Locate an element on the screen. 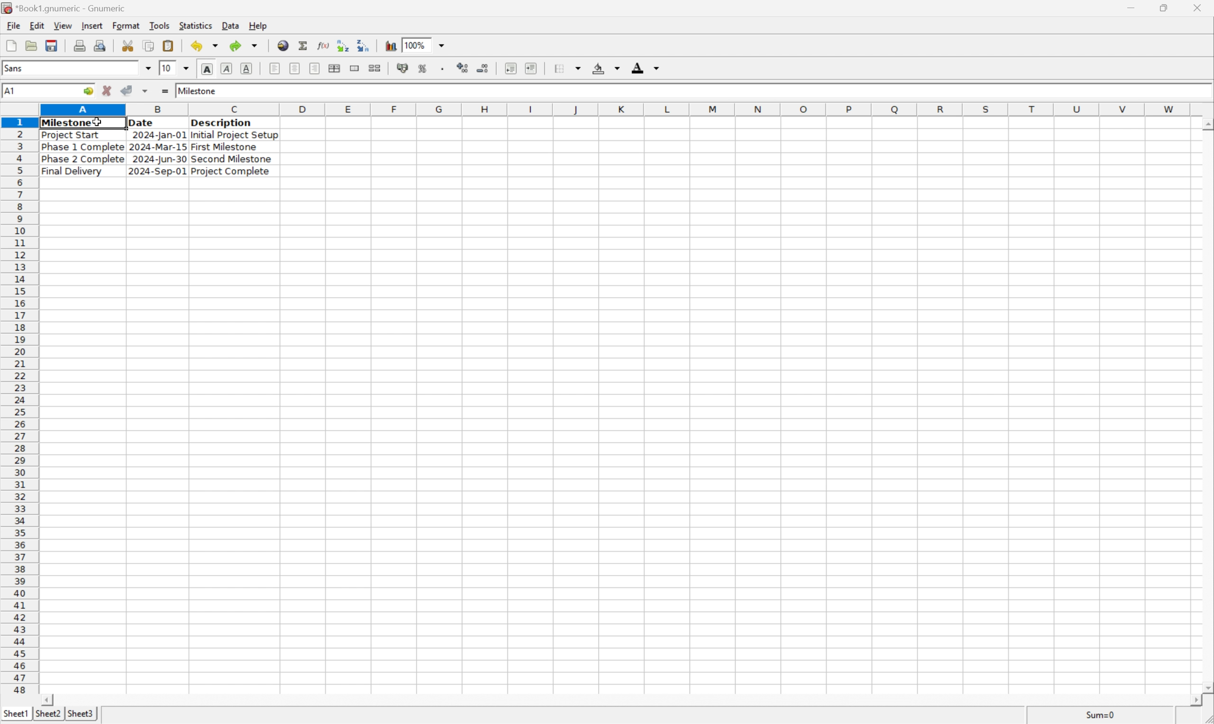 This screenshot has width=1214, height=724. save current workbook is located at coordinates (52, 46).